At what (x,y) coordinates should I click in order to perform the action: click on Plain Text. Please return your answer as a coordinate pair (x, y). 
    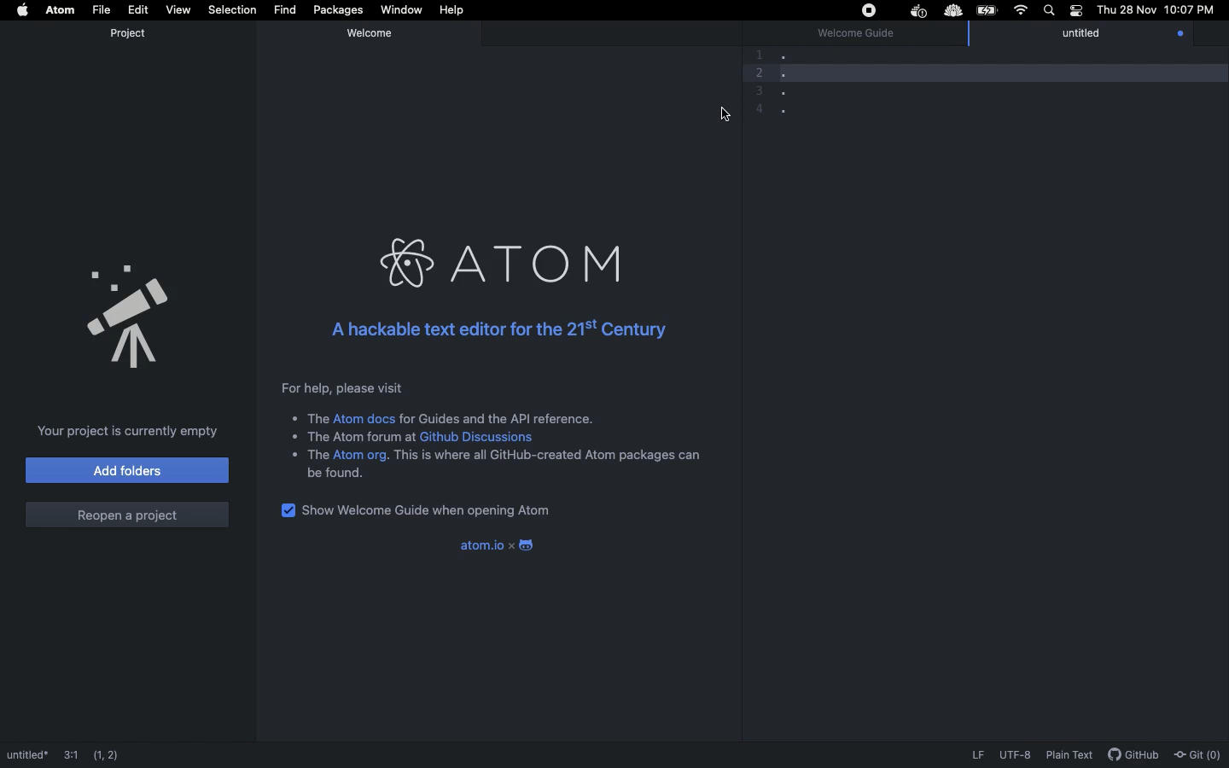
    Looking at the image, I should click on (1069, 755).